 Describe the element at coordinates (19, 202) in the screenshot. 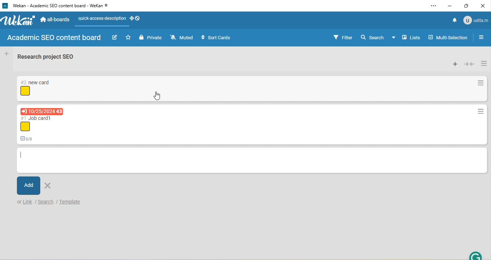

I see `or` at that location.